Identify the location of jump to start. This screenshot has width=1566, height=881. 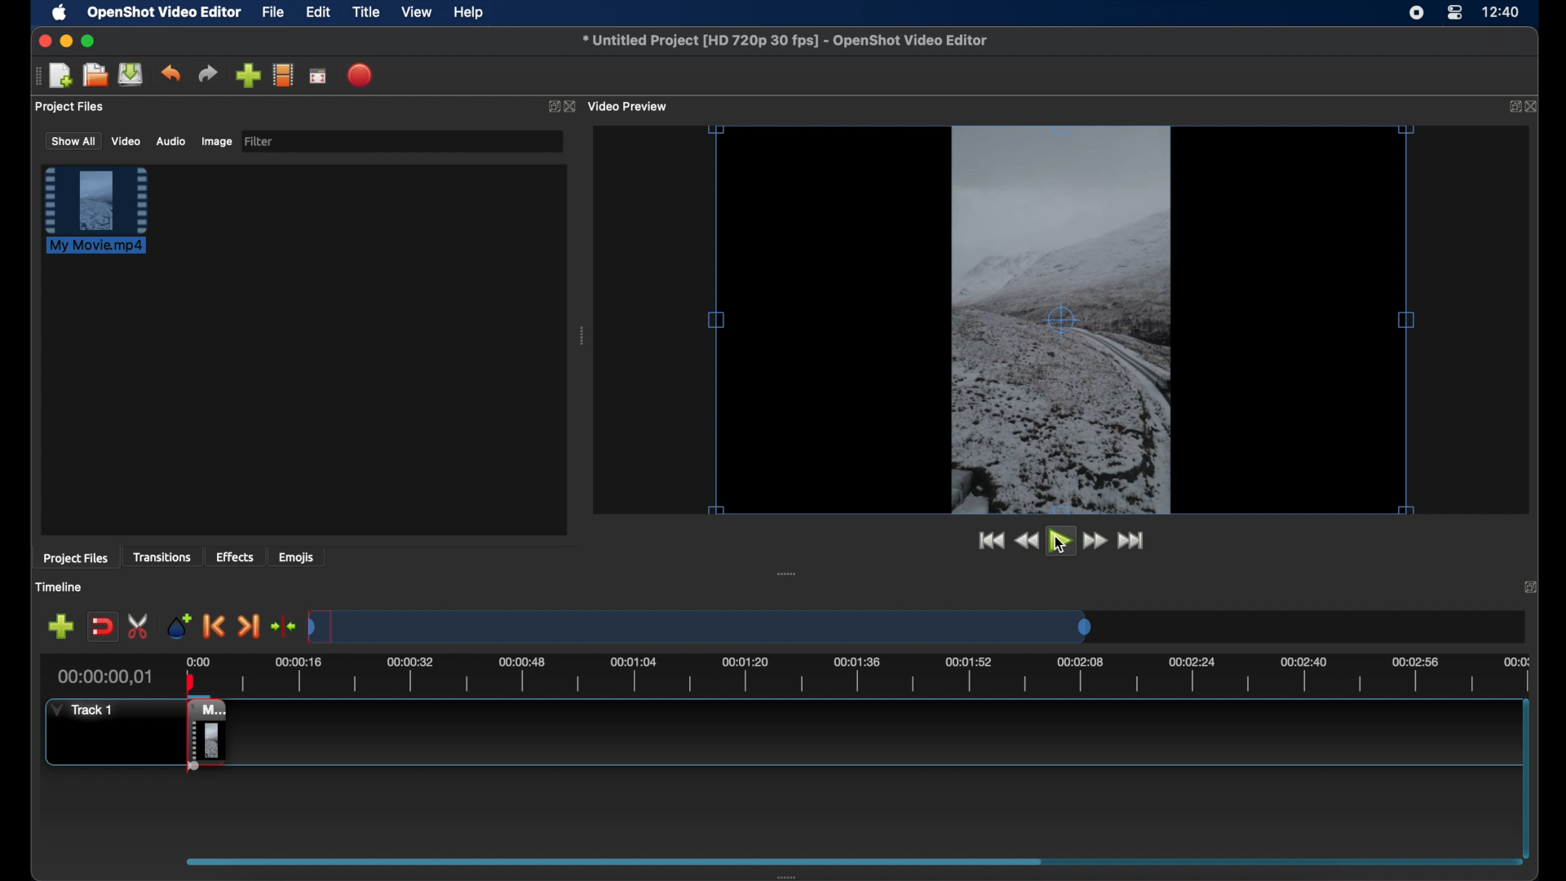
(988, 540).